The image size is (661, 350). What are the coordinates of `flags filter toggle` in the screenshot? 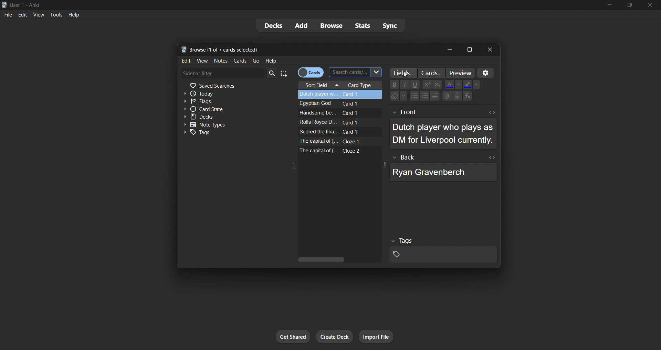 It's located at (219, 101).